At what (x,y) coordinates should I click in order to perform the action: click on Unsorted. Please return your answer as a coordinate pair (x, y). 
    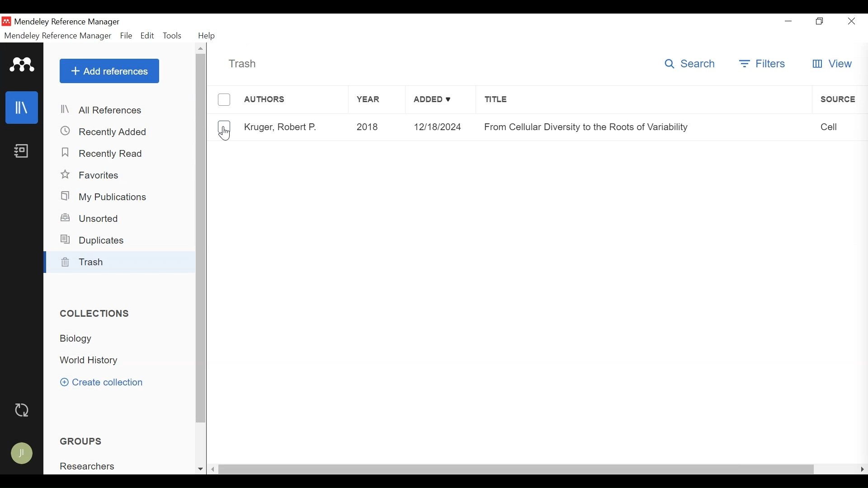
    Looking at the image, I should click on (94, 217).